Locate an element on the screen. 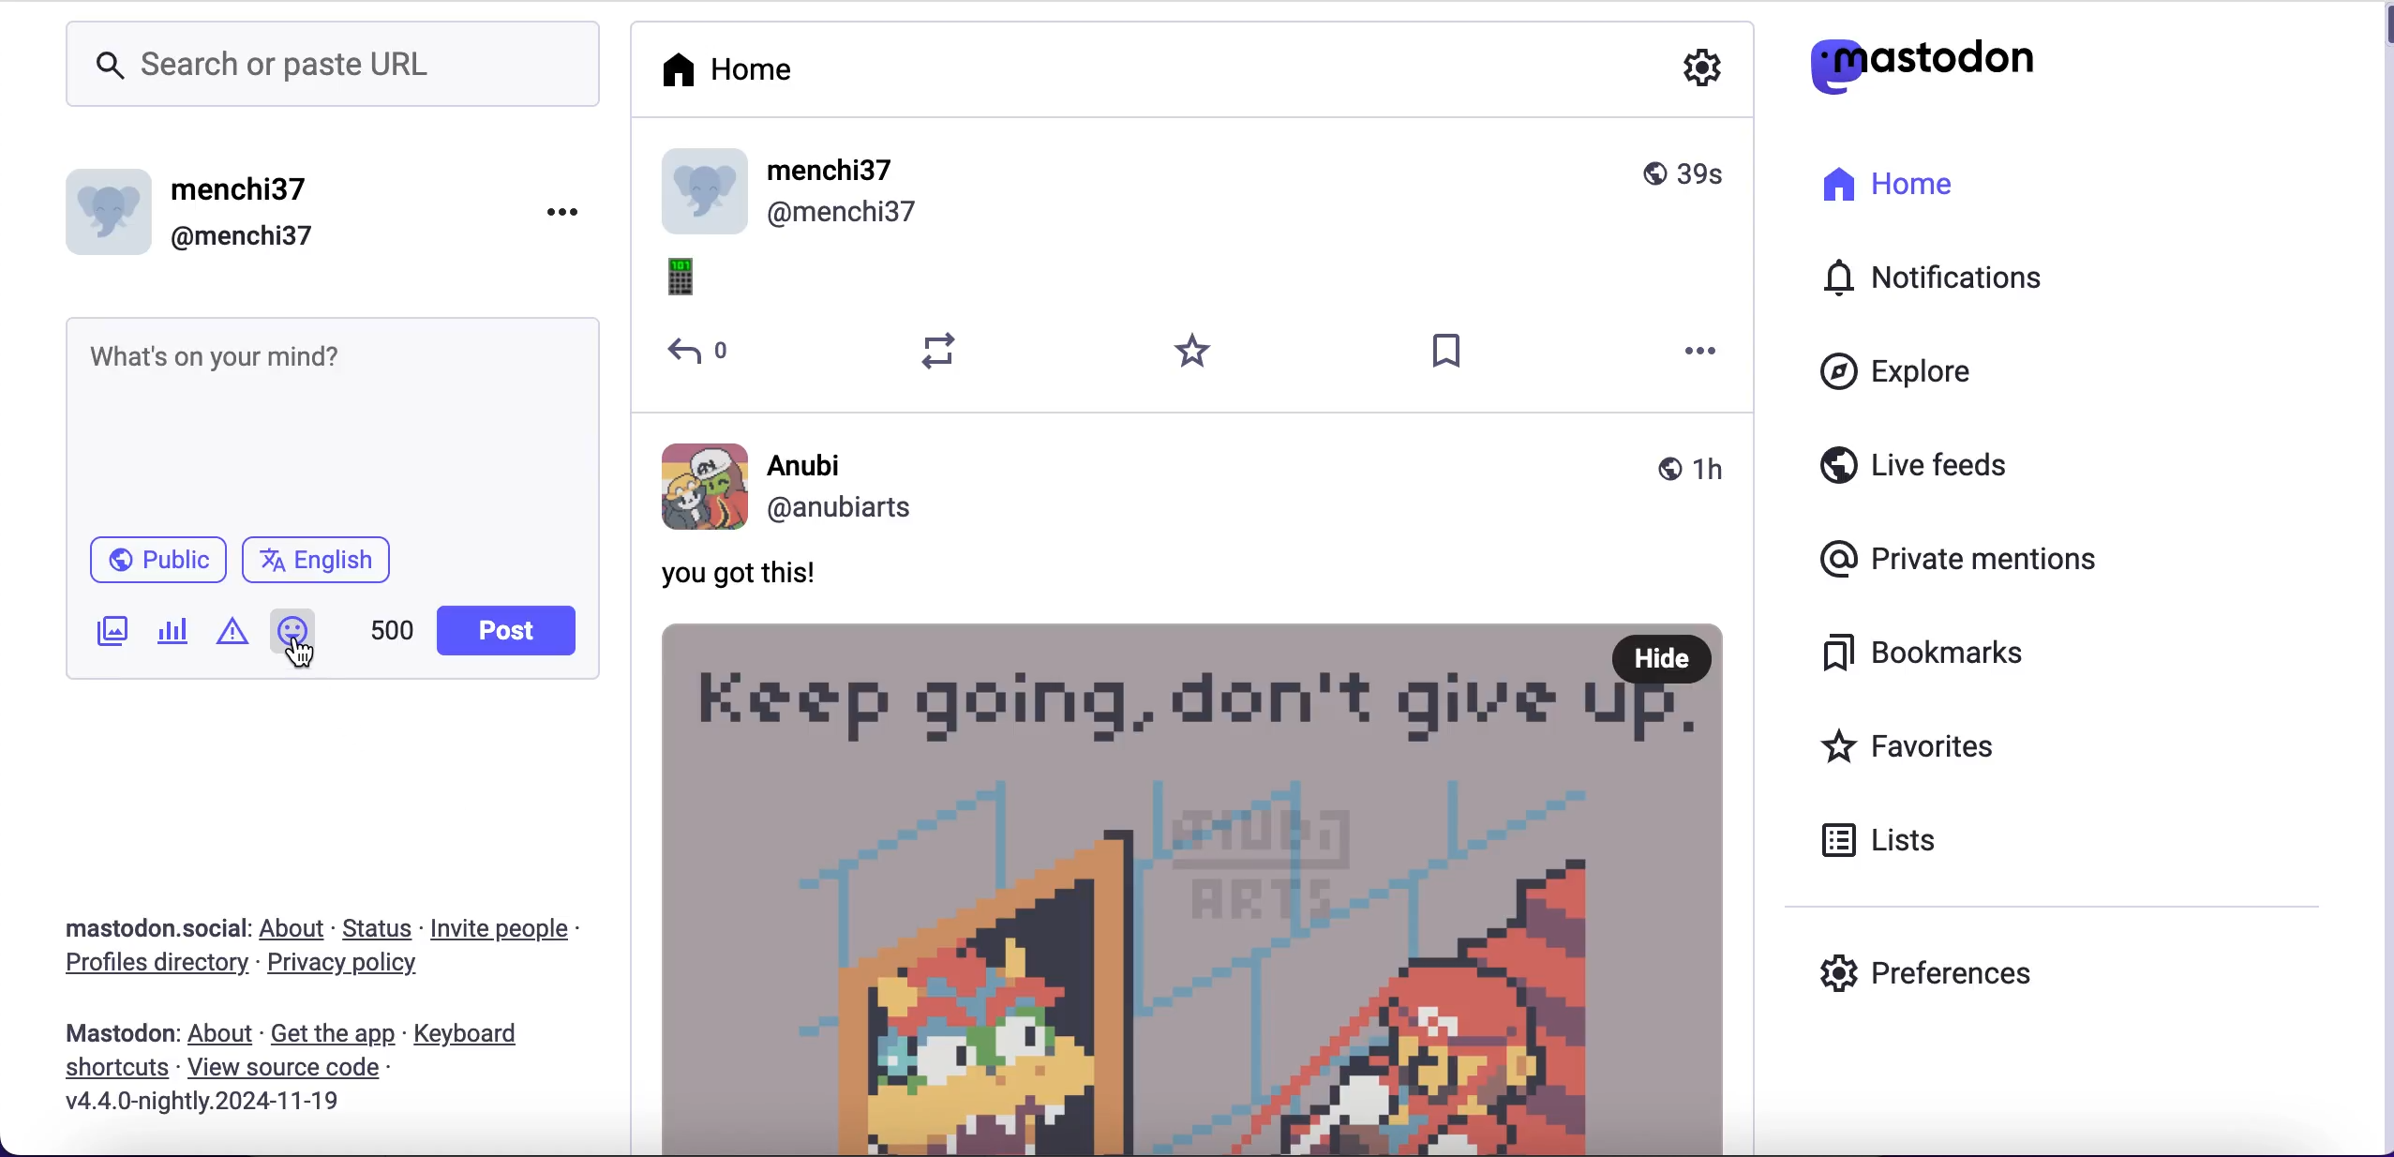 The height and width of the screenshot is (1157, 2394). view source code is located at coordinates (319, 1072).